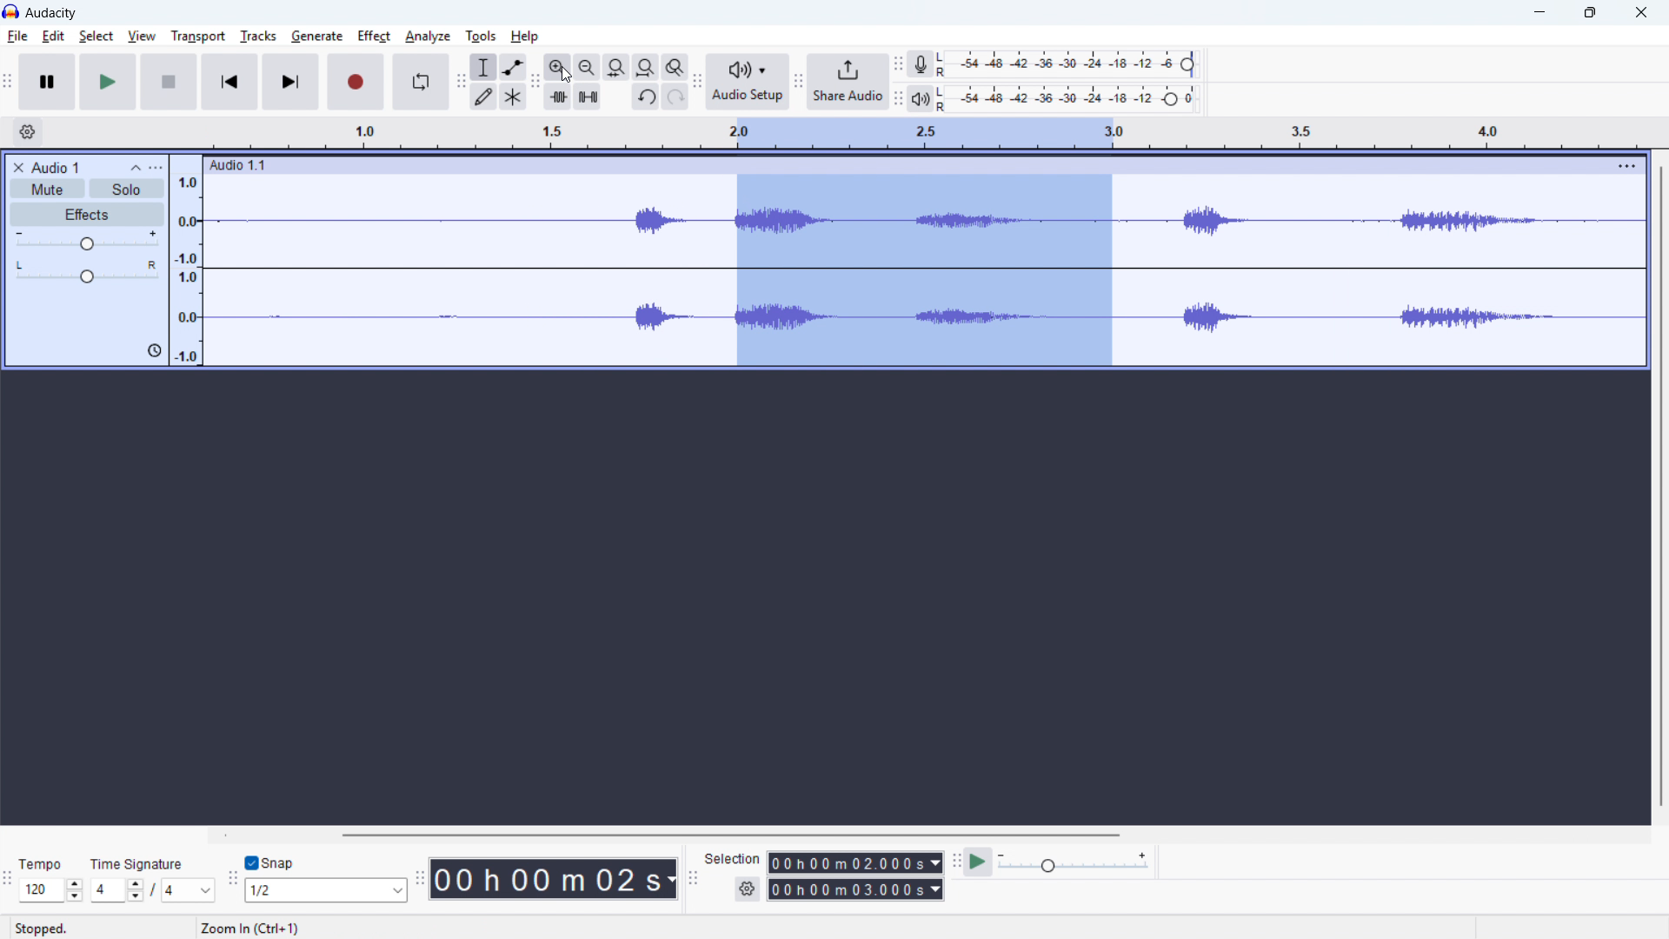  Describe the element at coordinates (480, 36) in the screenshot. I see `Tools` at that location.